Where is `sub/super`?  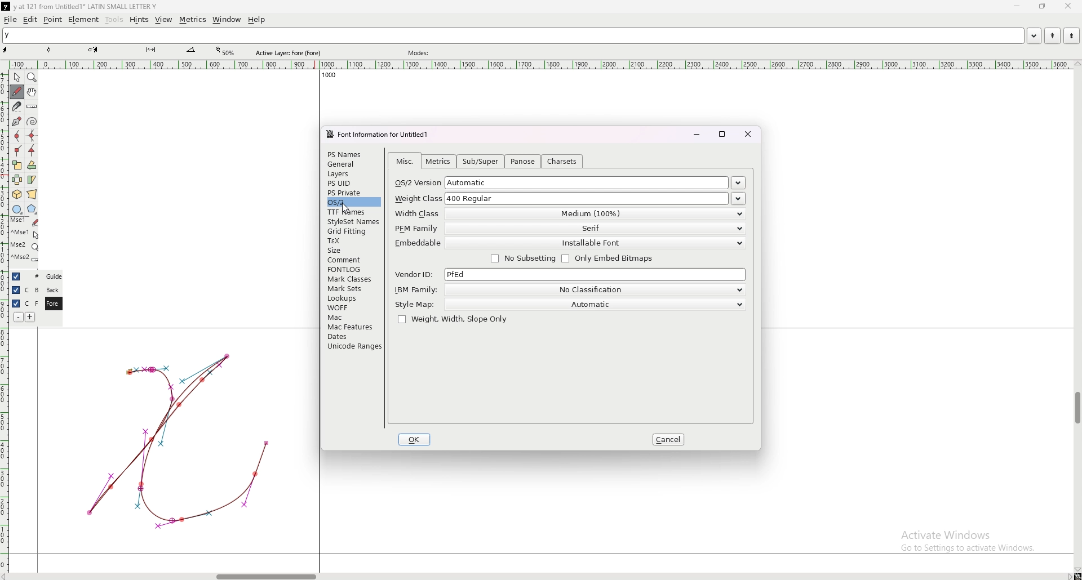
sub/super is located at coordinates (481, 162).